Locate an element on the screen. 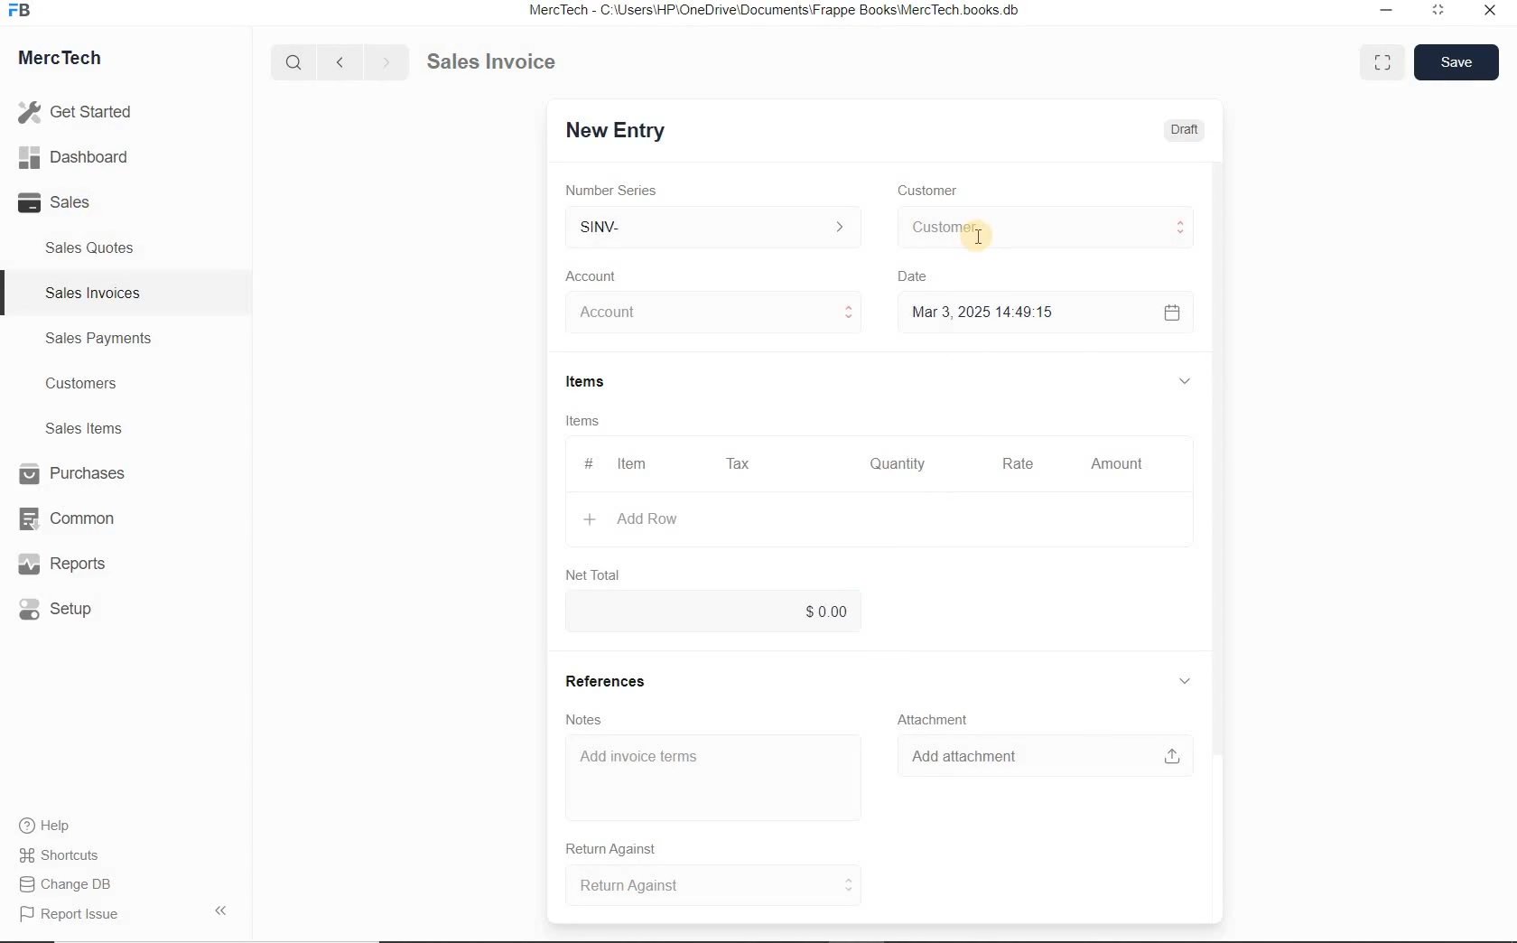 The height and width of the screenshot is (943, 1517). Purchases is located at coordinates (75, 475).